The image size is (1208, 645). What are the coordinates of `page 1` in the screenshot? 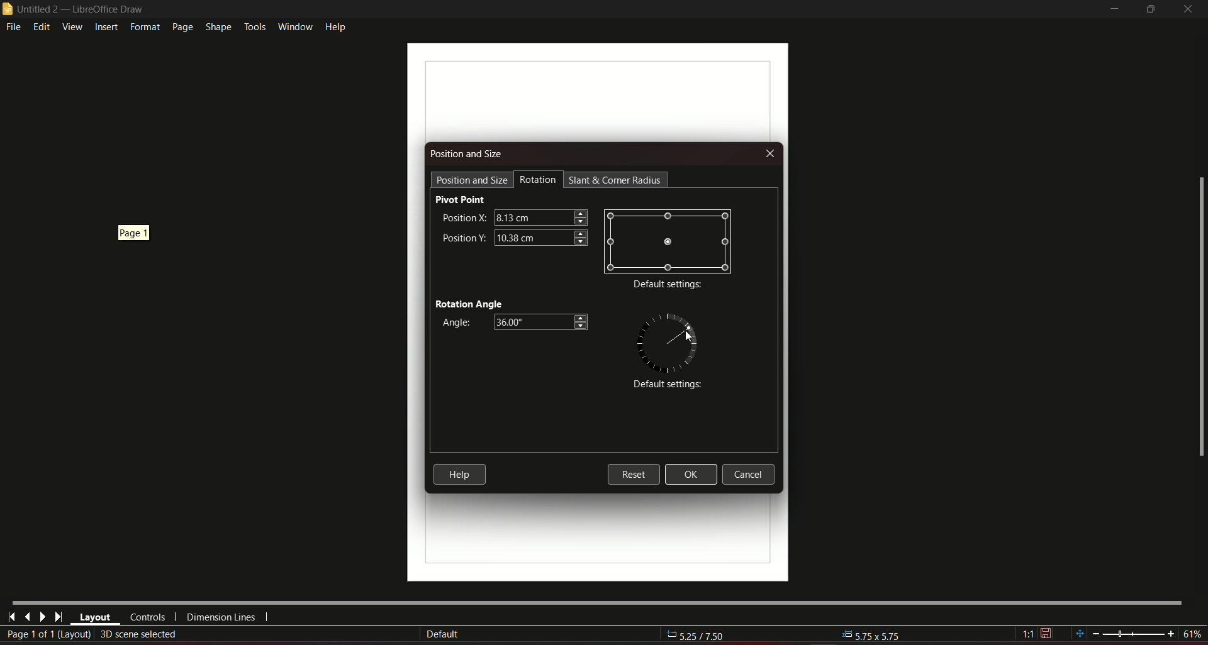 It's located at (128, 233).